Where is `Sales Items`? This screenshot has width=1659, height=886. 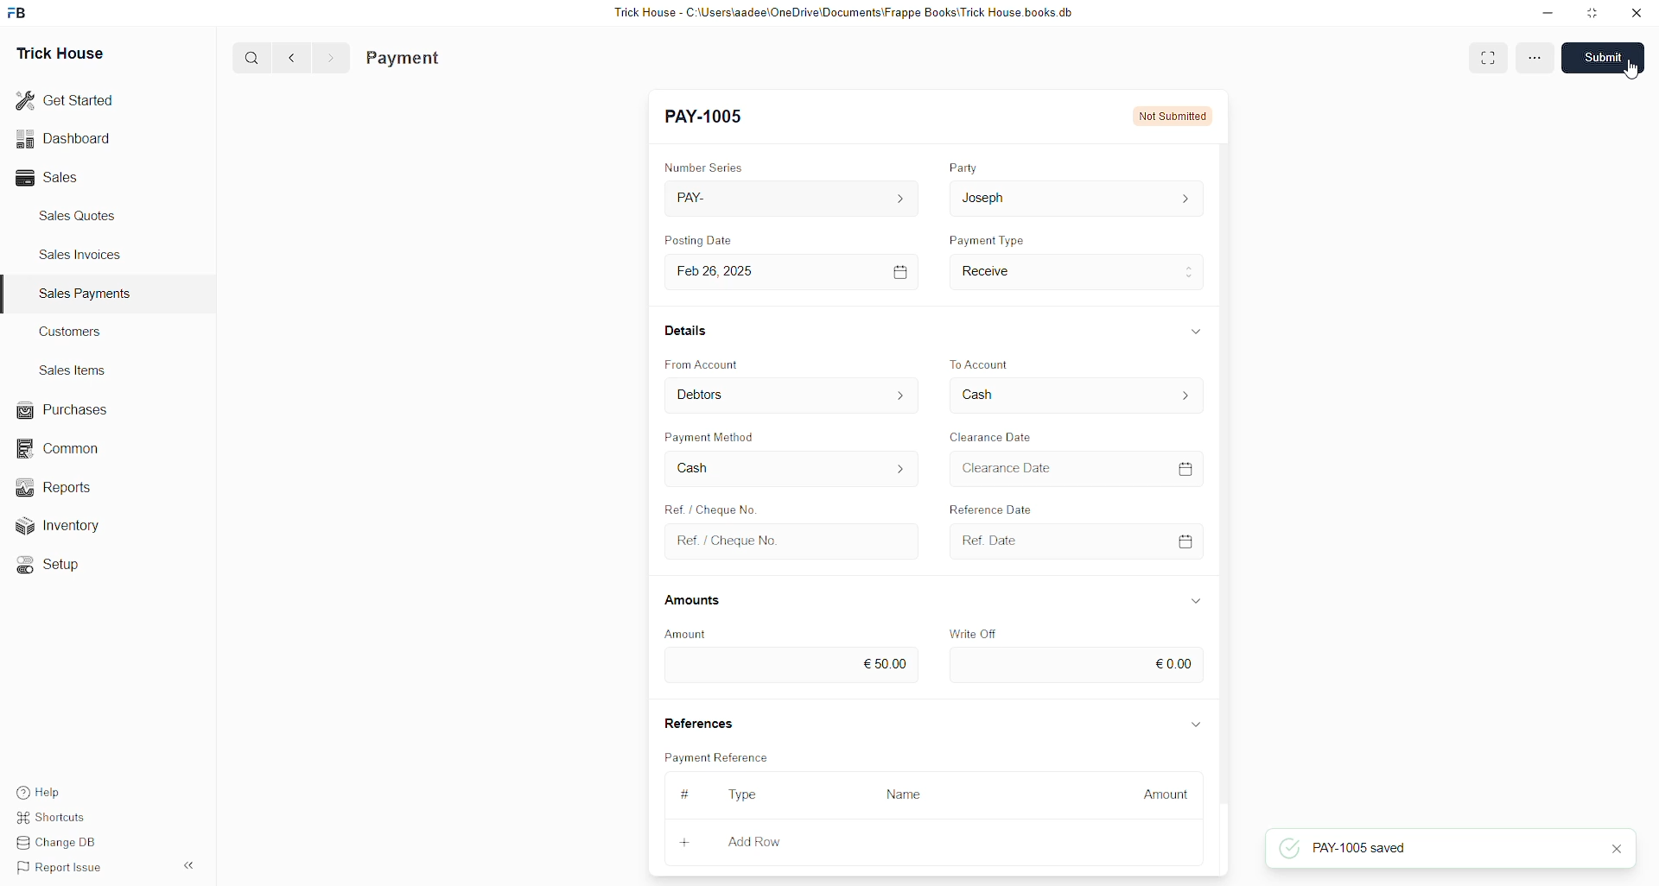
Sales Items is located at coordinates (73, 370).